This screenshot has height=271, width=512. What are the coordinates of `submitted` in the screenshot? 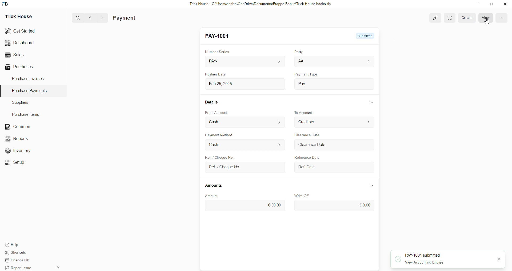 It's located at (362, 35).